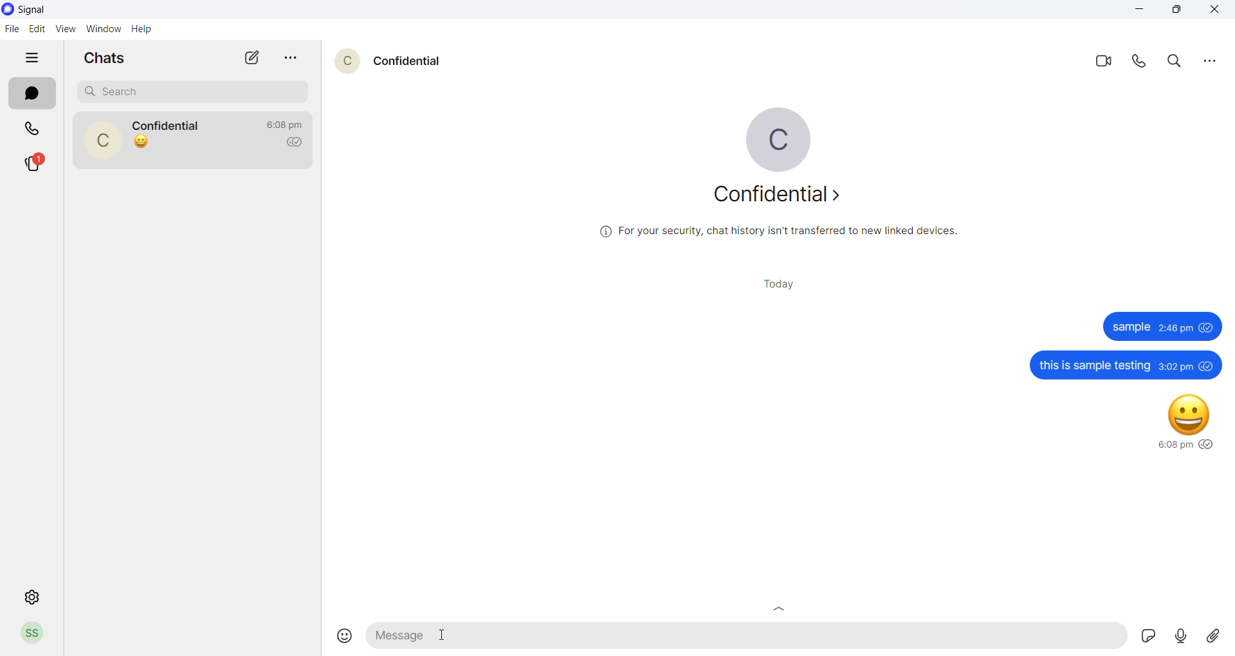  Describe the element at coordinates (1218, 637) in the screenshot. I see `share attachment` at that location.